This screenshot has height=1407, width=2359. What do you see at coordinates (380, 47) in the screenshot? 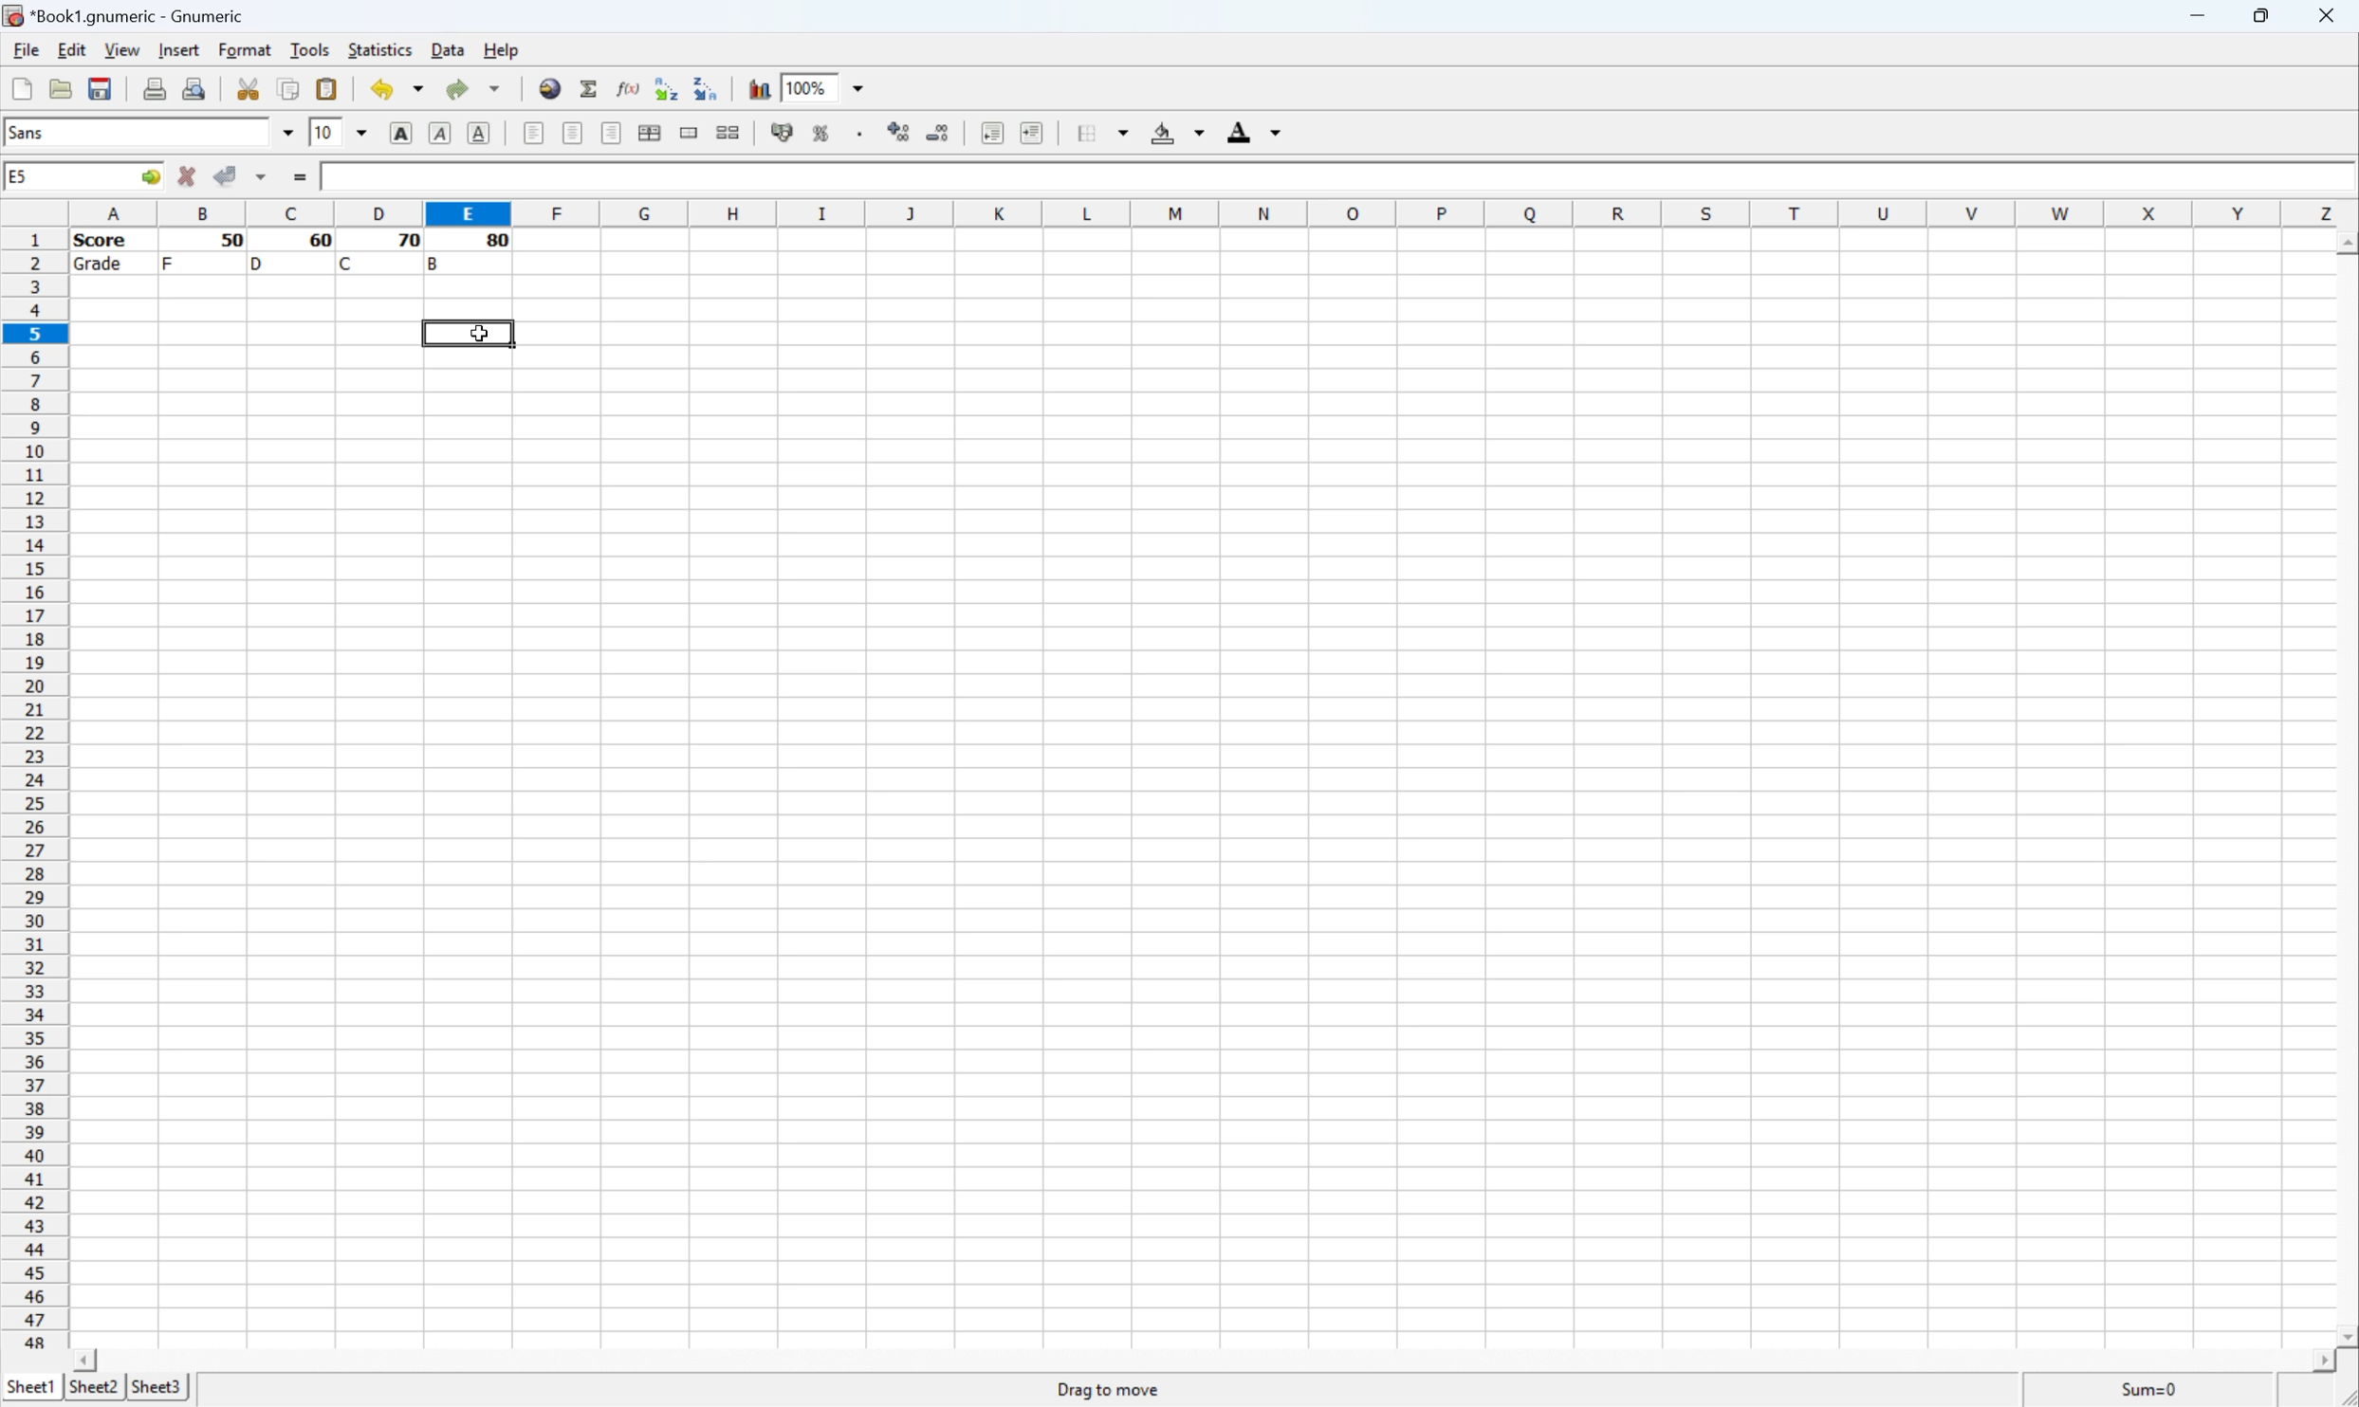
I see `Statistics` at bounding box center [380, 47].